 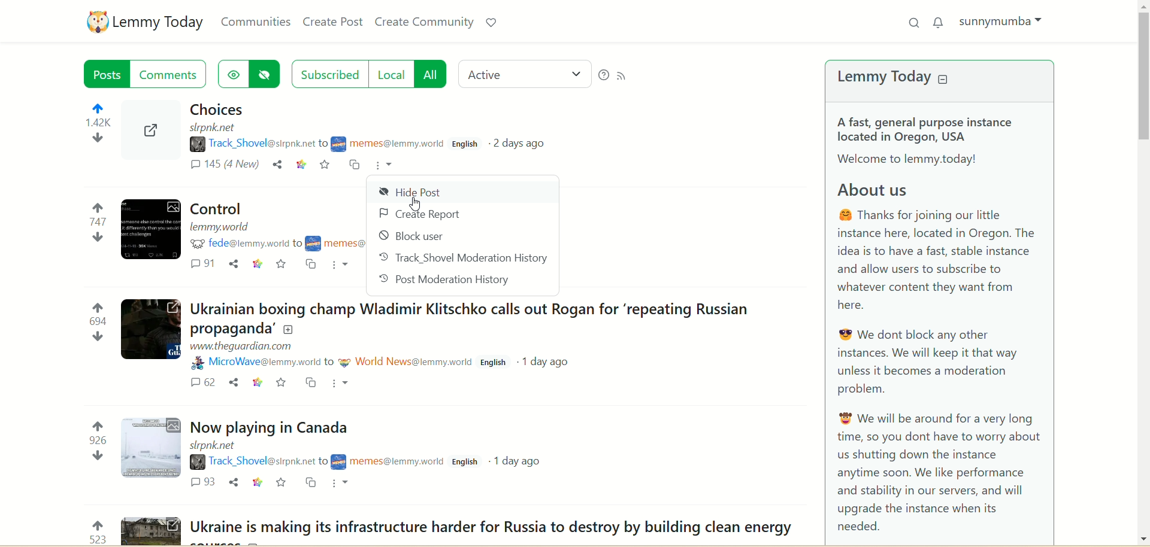 I want to click on username, so click(x=255, y=460).